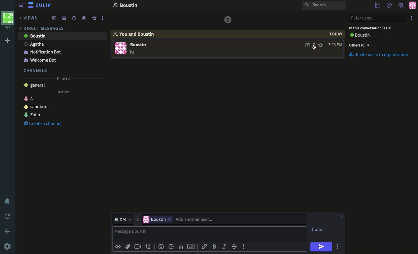 The height and width of the screenshot is (254, 418). I want to click on Options, so click(337, 246).